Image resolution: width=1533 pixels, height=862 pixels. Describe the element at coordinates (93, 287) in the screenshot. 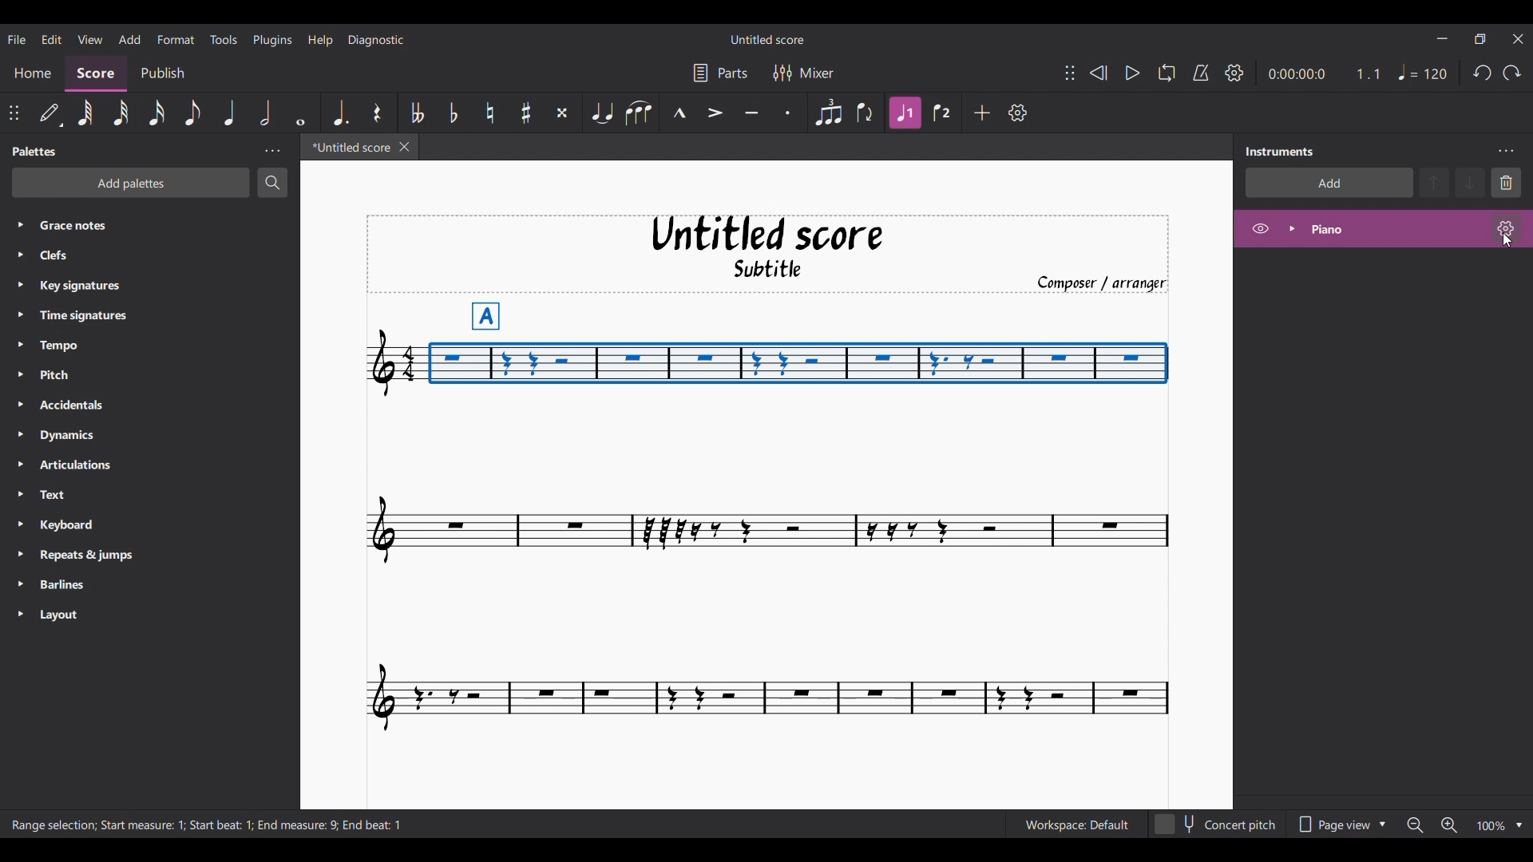

I see `Key signatures.` at that location.